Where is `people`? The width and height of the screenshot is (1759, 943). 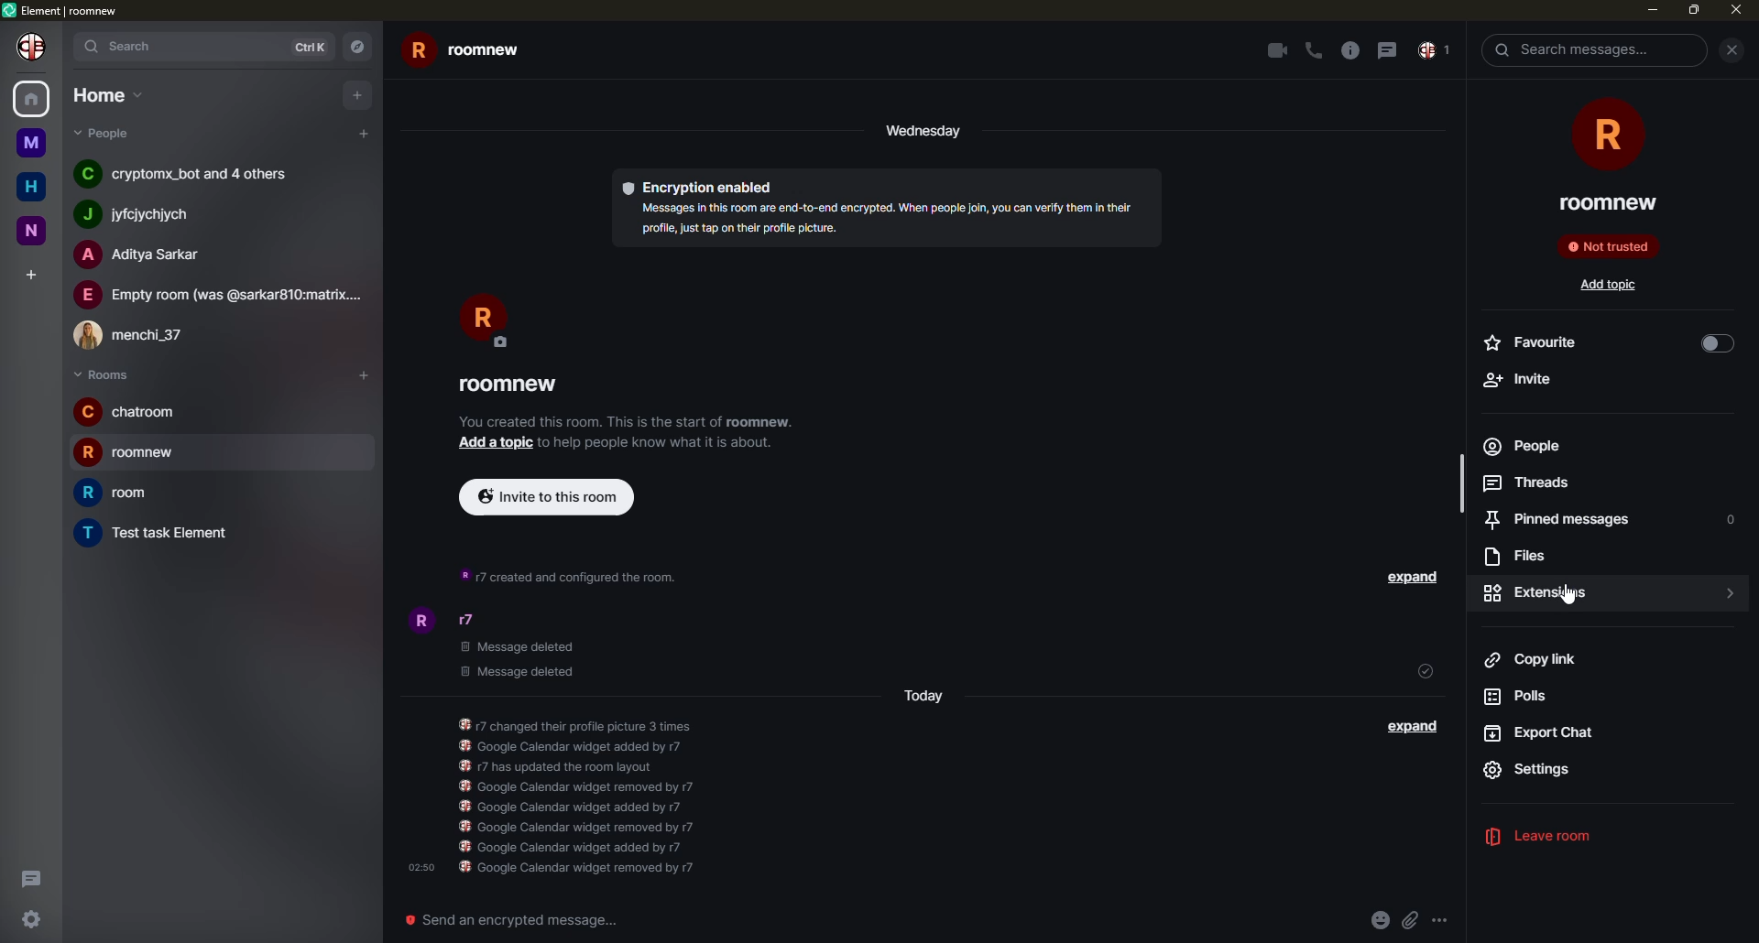
people is located at coordinates (473, 621).